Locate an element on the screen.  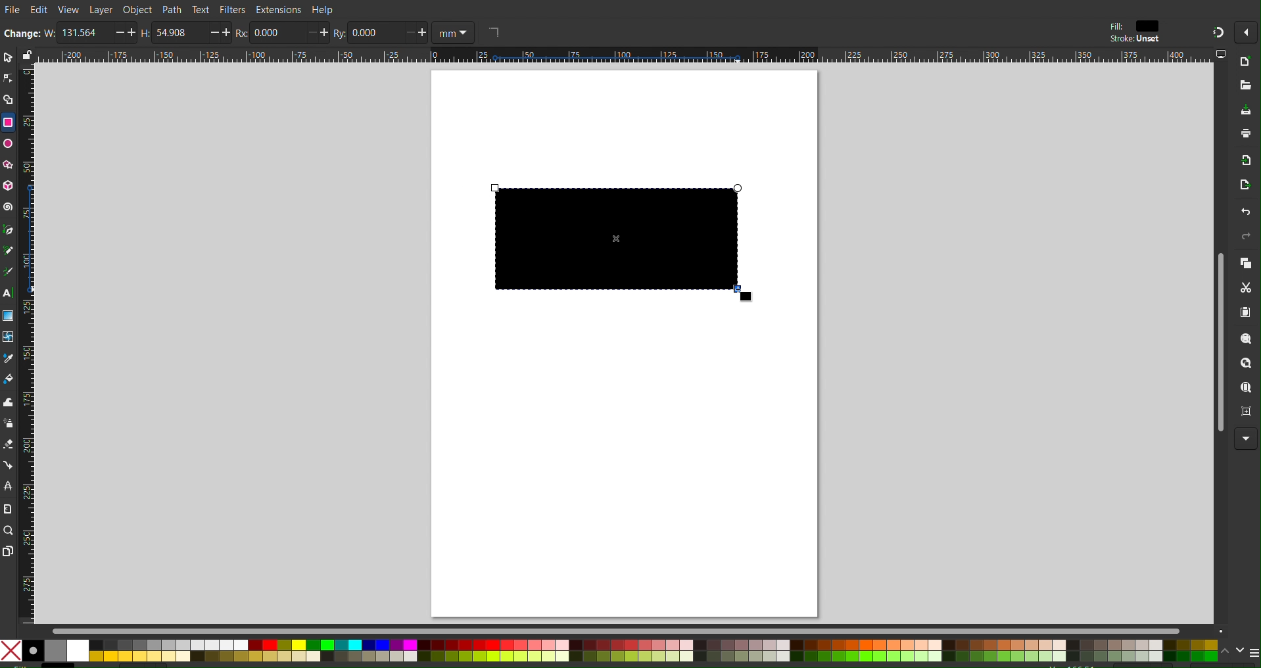
Pencil Tool is located at coordinates (8, 251).